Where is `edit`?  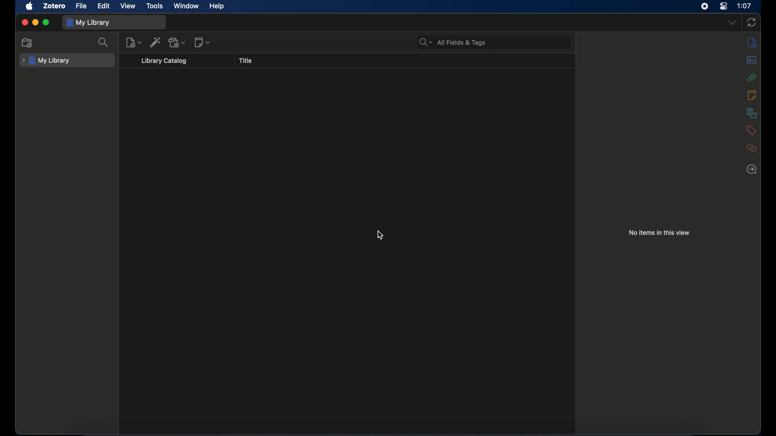
edit is located at coordinates (104, 6).